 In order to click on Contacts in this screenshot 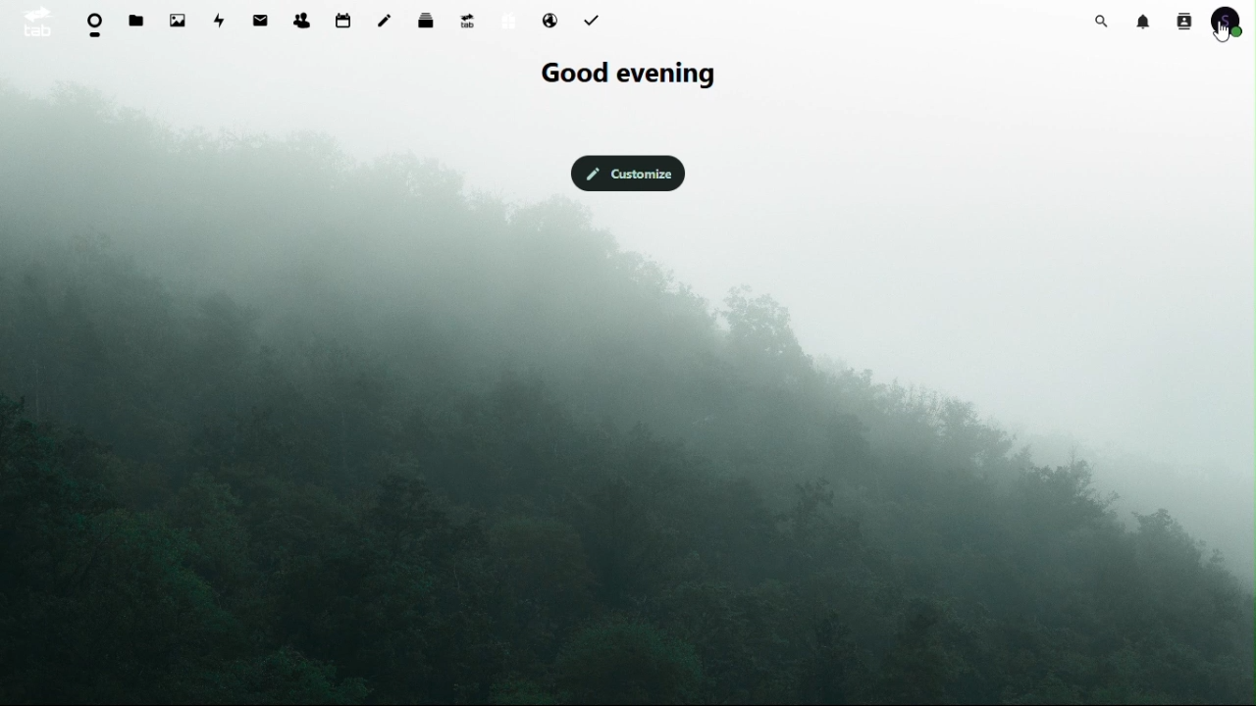, I will do `click(1183, 20)`.